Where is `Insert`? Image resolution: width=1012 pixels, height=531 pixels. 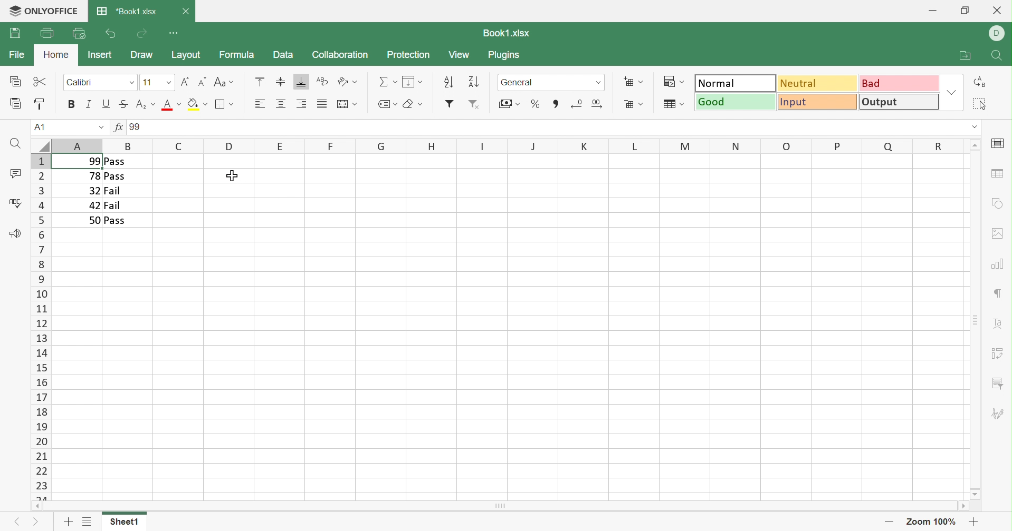
Insert is located at coordinates (99, 54).